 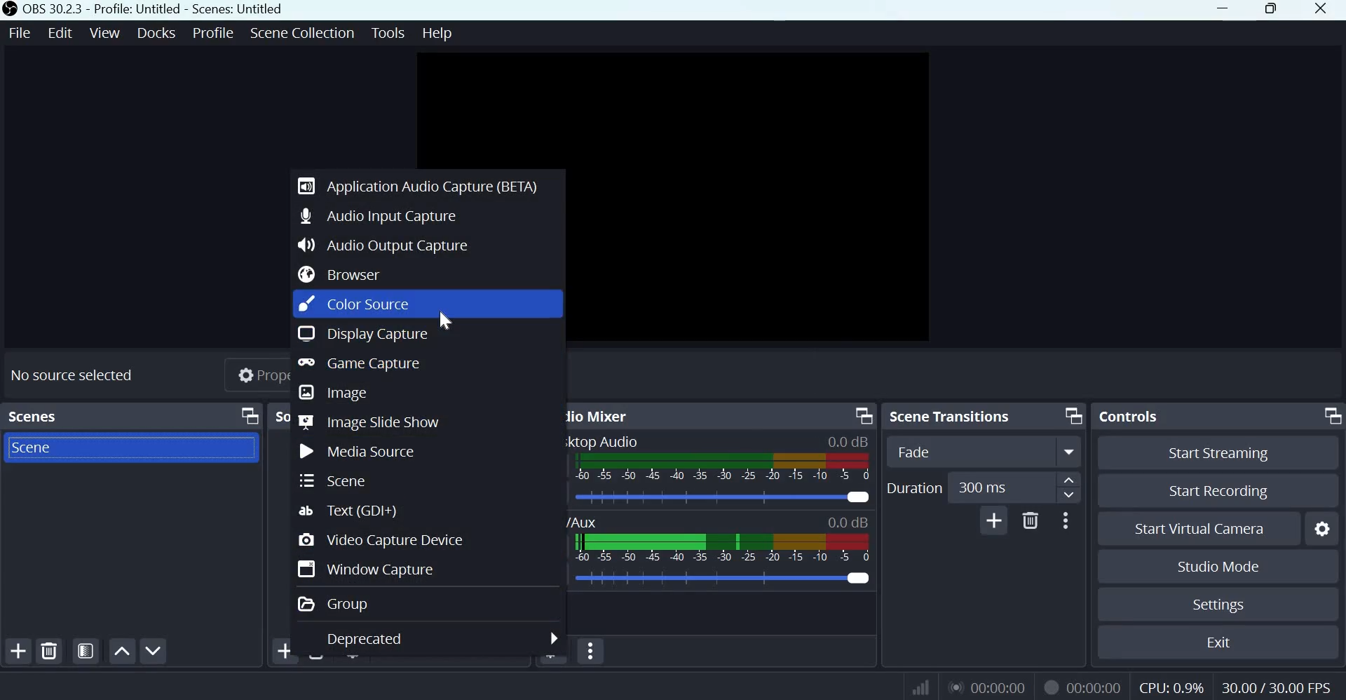 I want to click on Dock Options icon, so click(x=245, y=417).